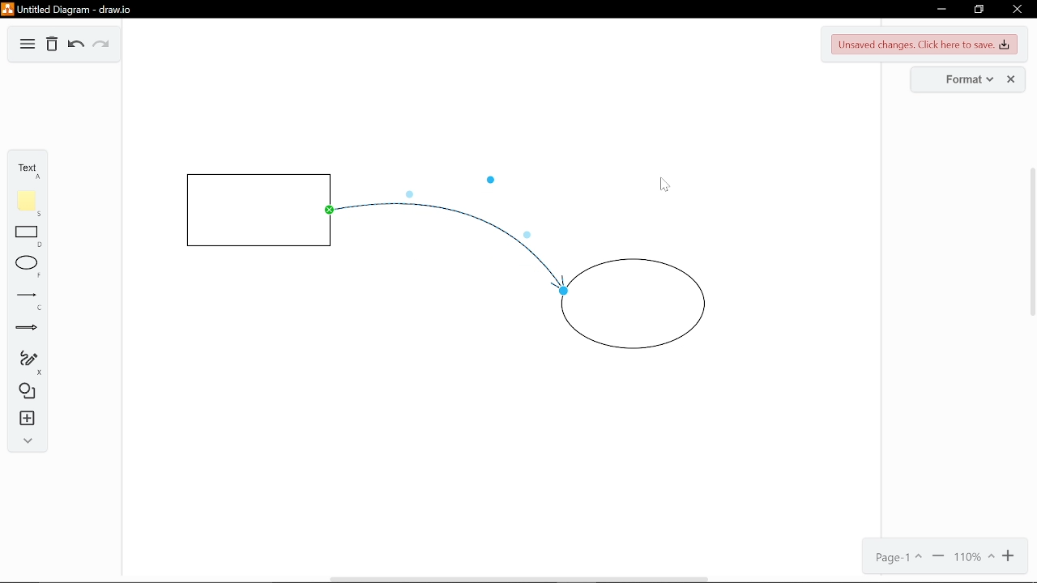 The width and height of the screenshot is (1037, 583). What do you see at coordinates (900, 558) in the screenshot?
I see `Current page(Page 1)` at bounding box center [900, 558].